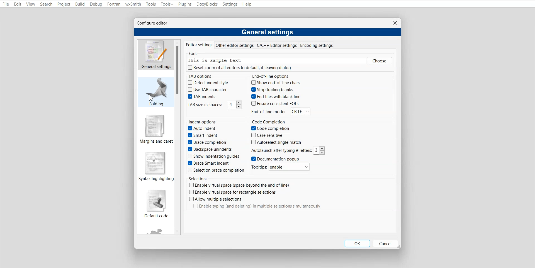 The width and height of the screenshot is (535, 268). I want to click on Show end-of-line chars, so click(275, 82).